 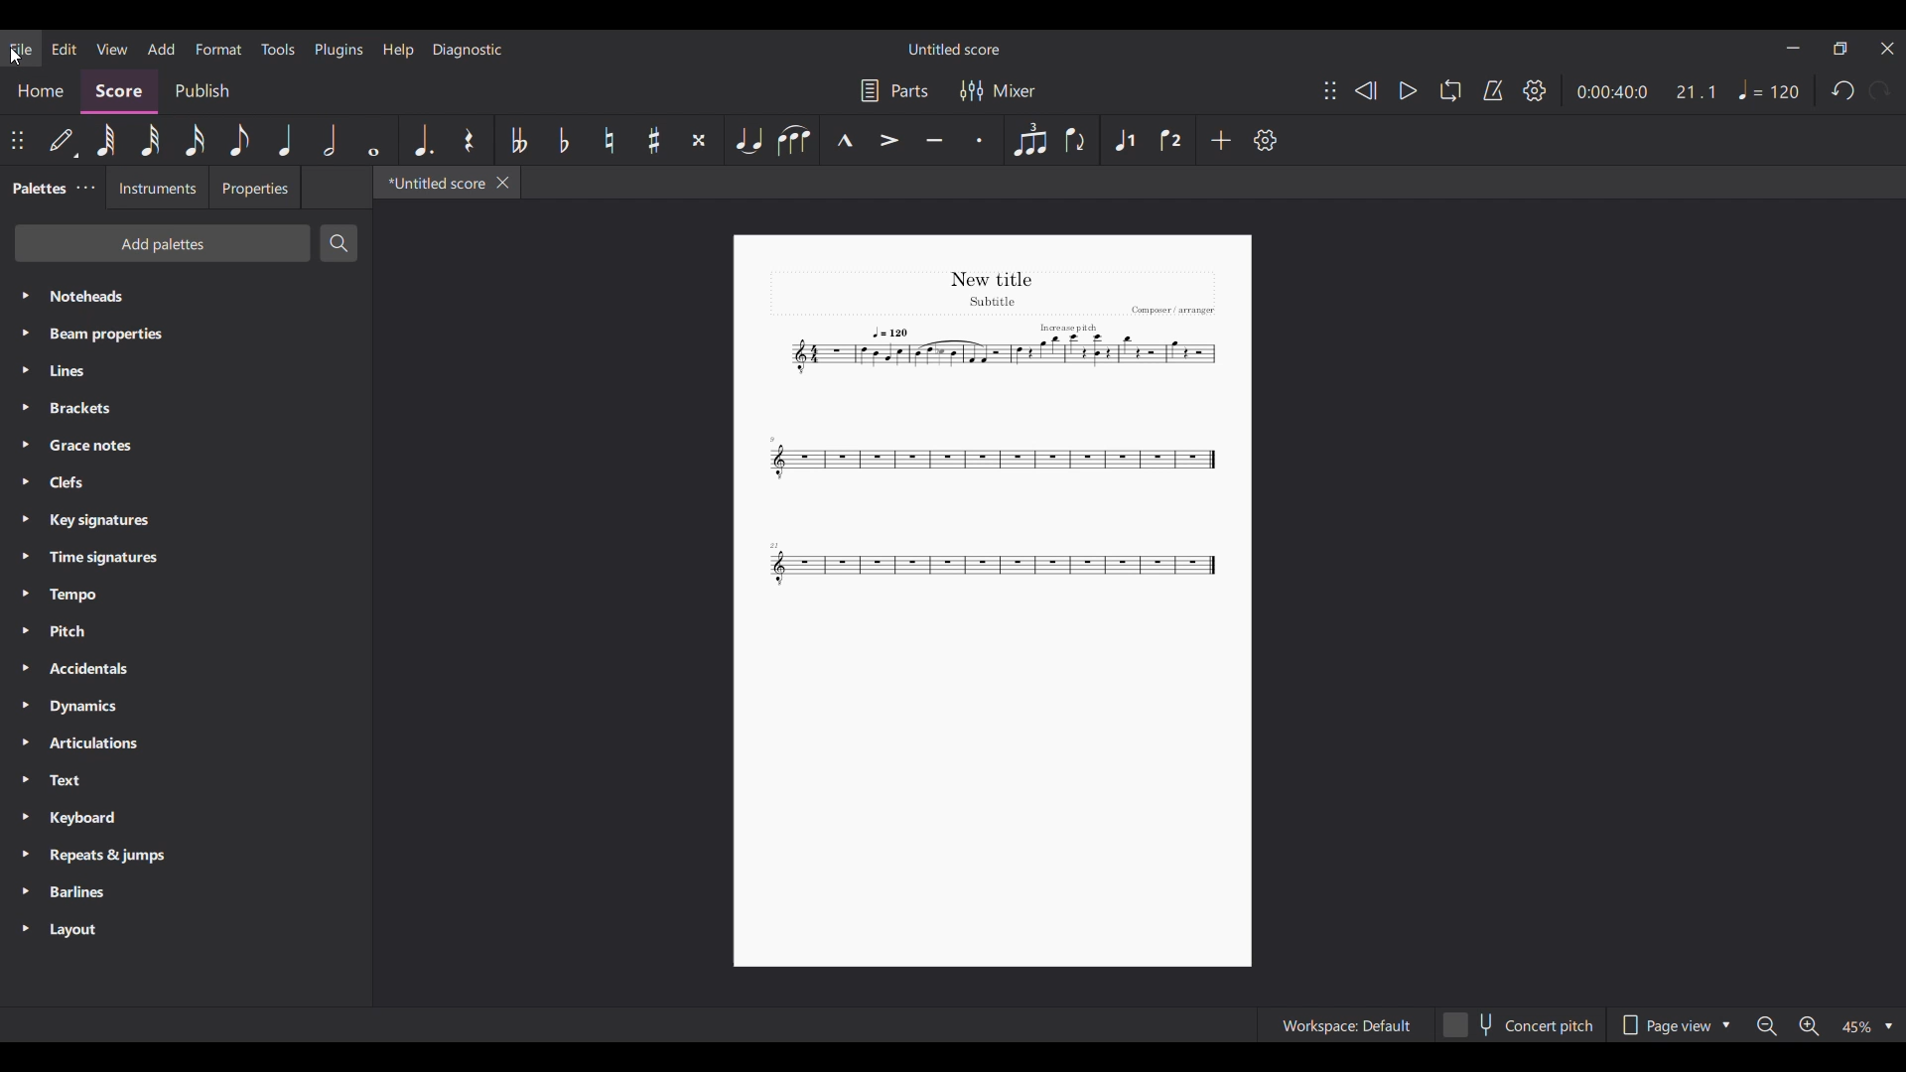 What do you see at coordinates (1265, 140) in the screenshot?
I see `Settings` at bounding box center [1265, 140].